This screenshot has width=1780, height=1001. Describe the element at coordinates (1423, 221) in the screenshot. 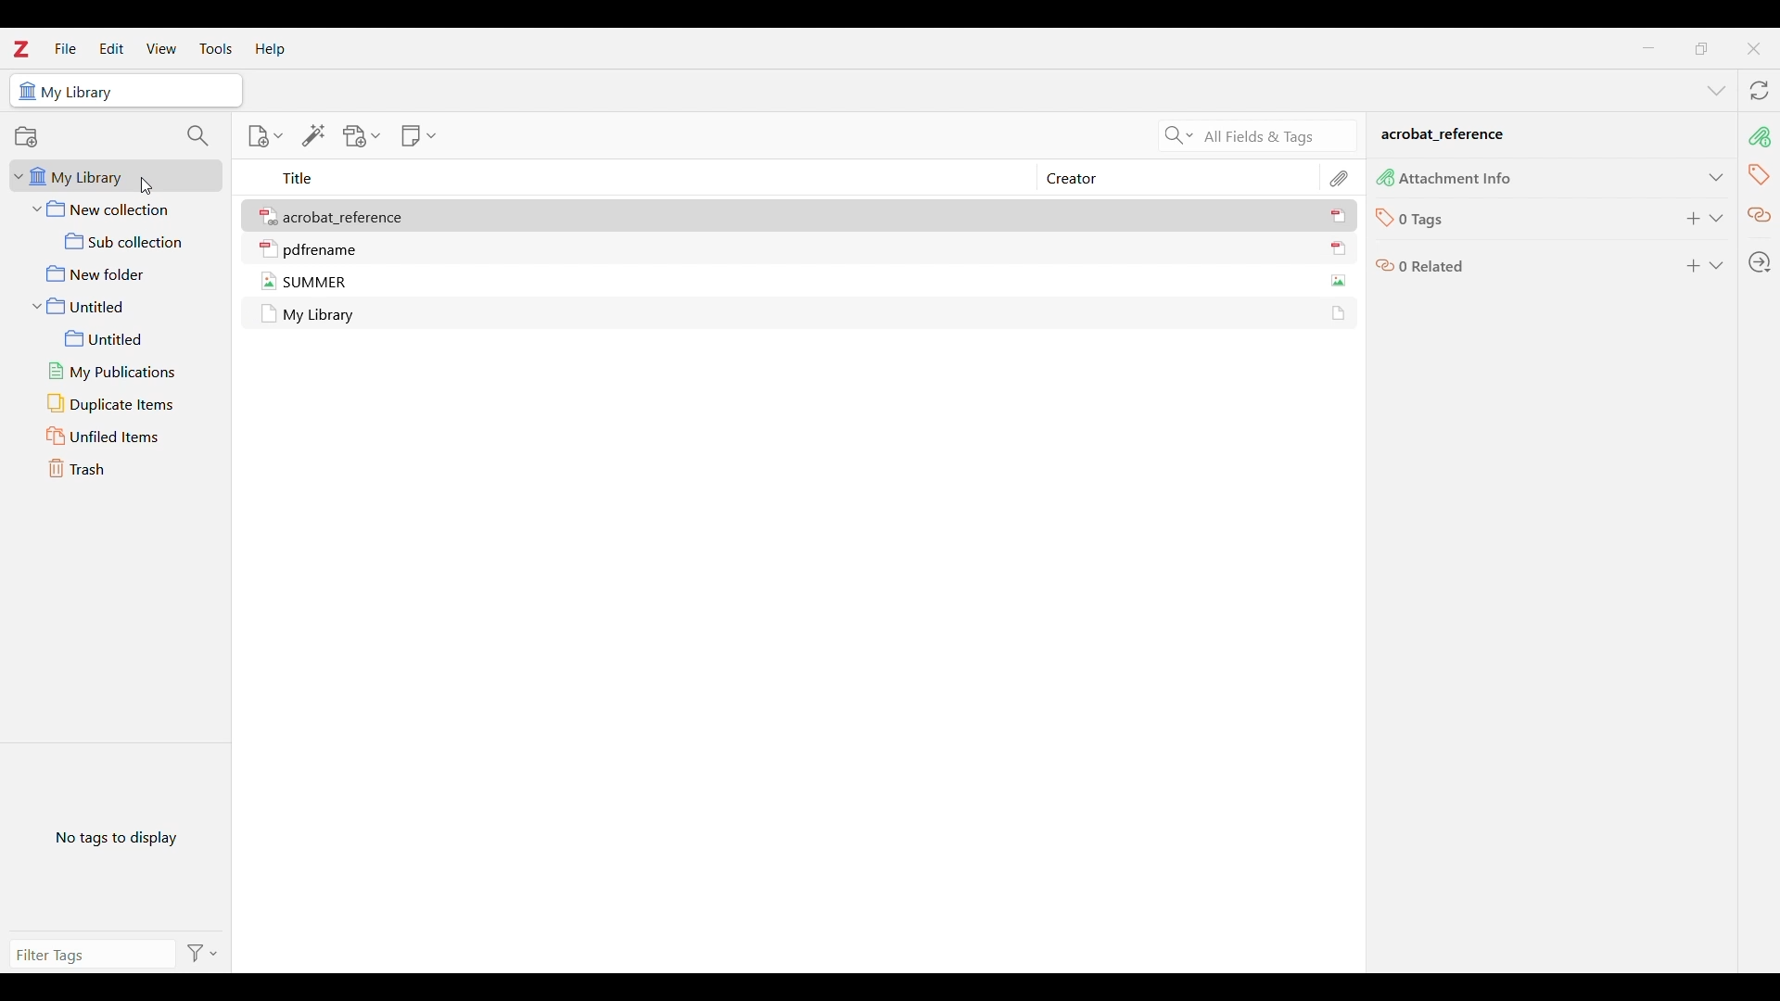

I see `0 Tags` at that location.